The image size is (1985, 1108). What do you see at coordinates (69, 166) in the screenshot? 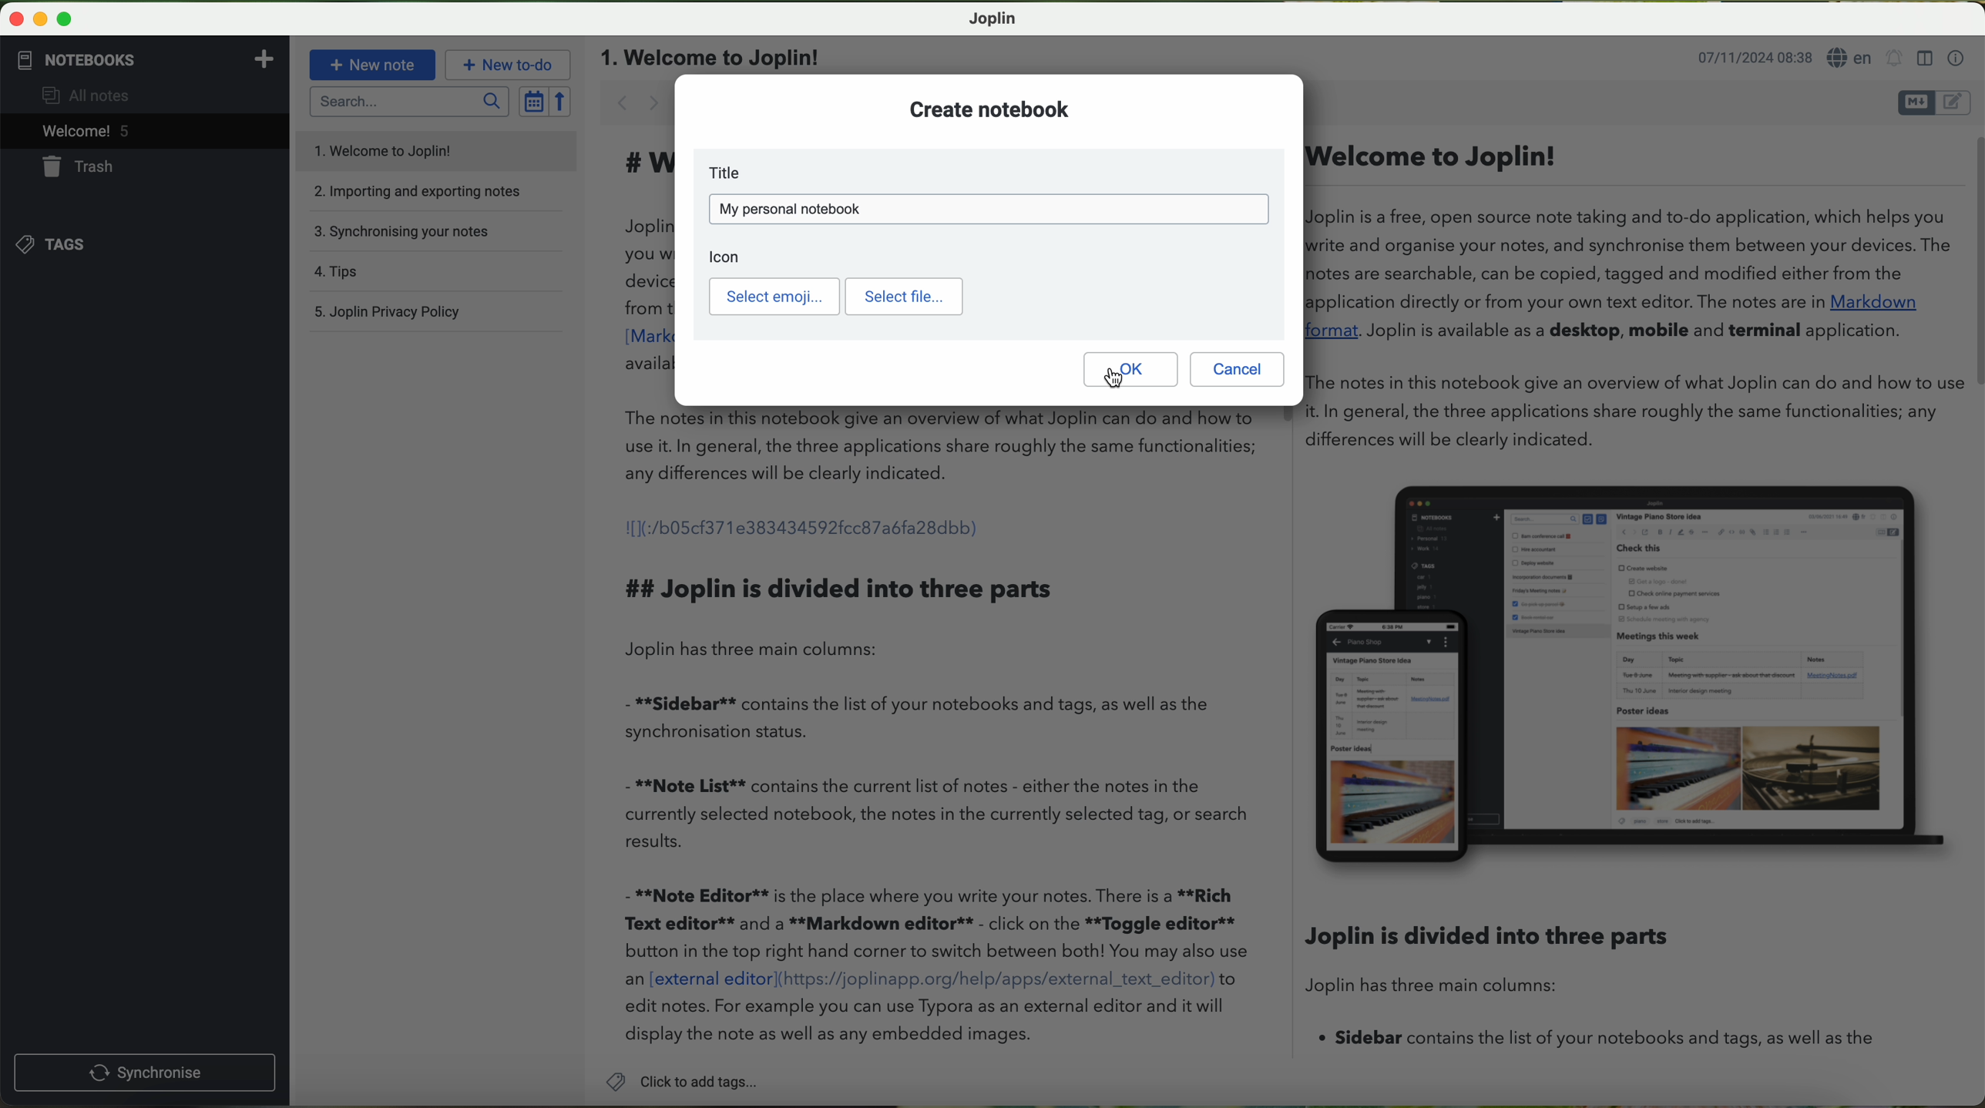
I see `trash` at bounding box center [69, 166].